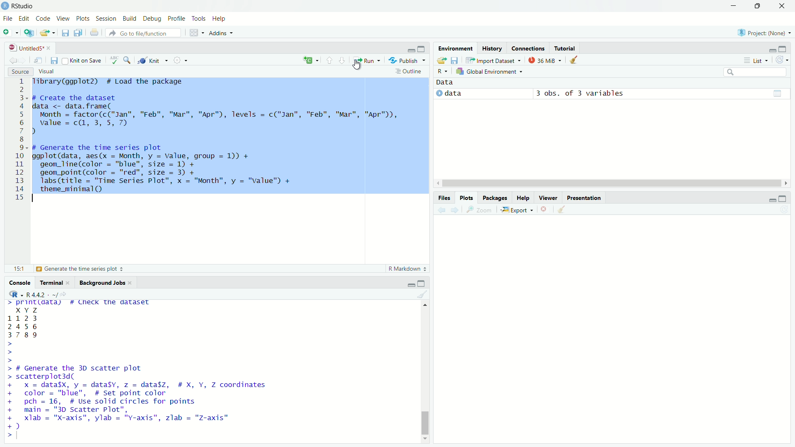 Image resolution: width=795 pixels, height=447 pixels. I want to click on import dataset, so click(493, 60).